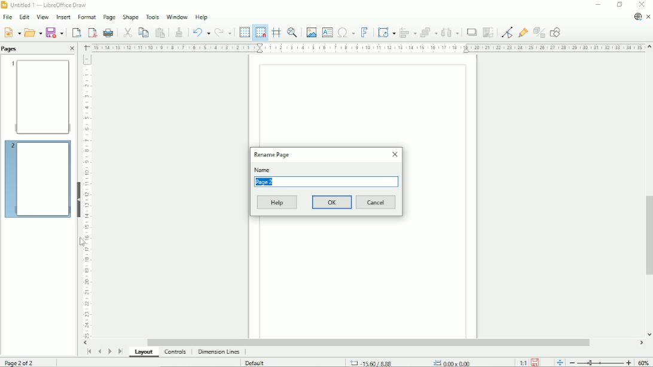  I want to click on Insert fontwork text, so click(365, 32).